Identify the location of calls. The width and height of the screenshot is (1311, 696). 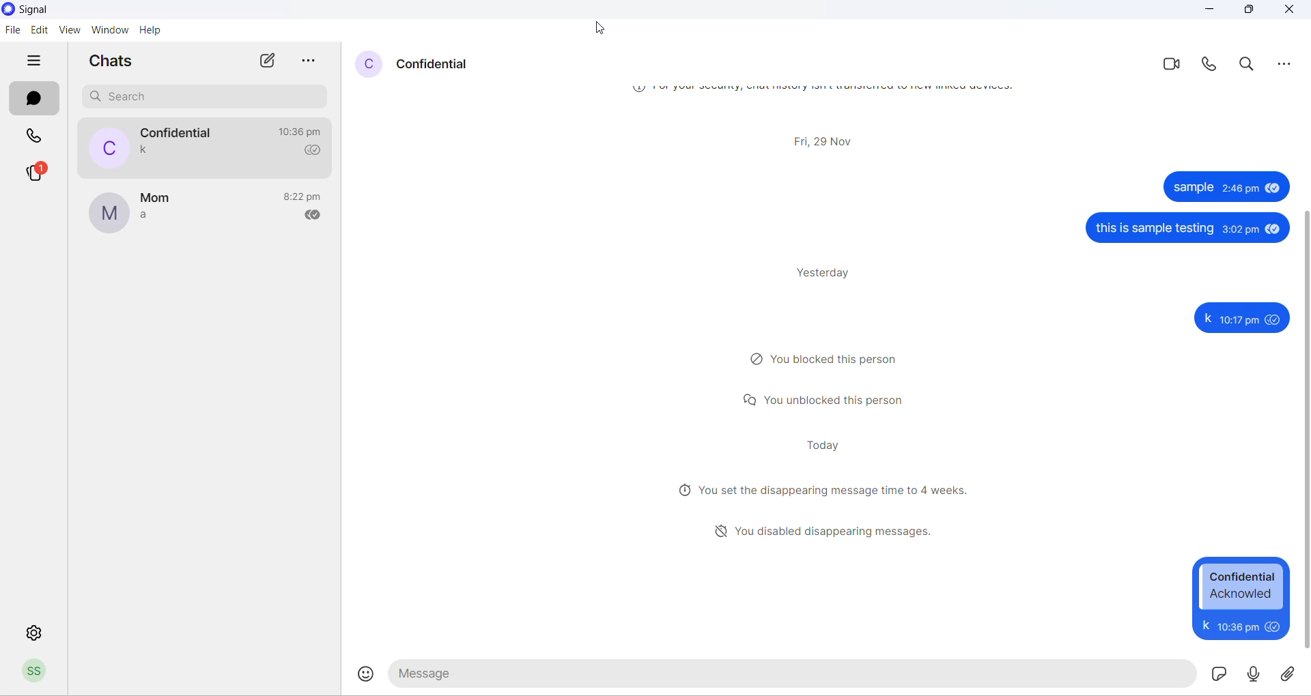
(38, 136).